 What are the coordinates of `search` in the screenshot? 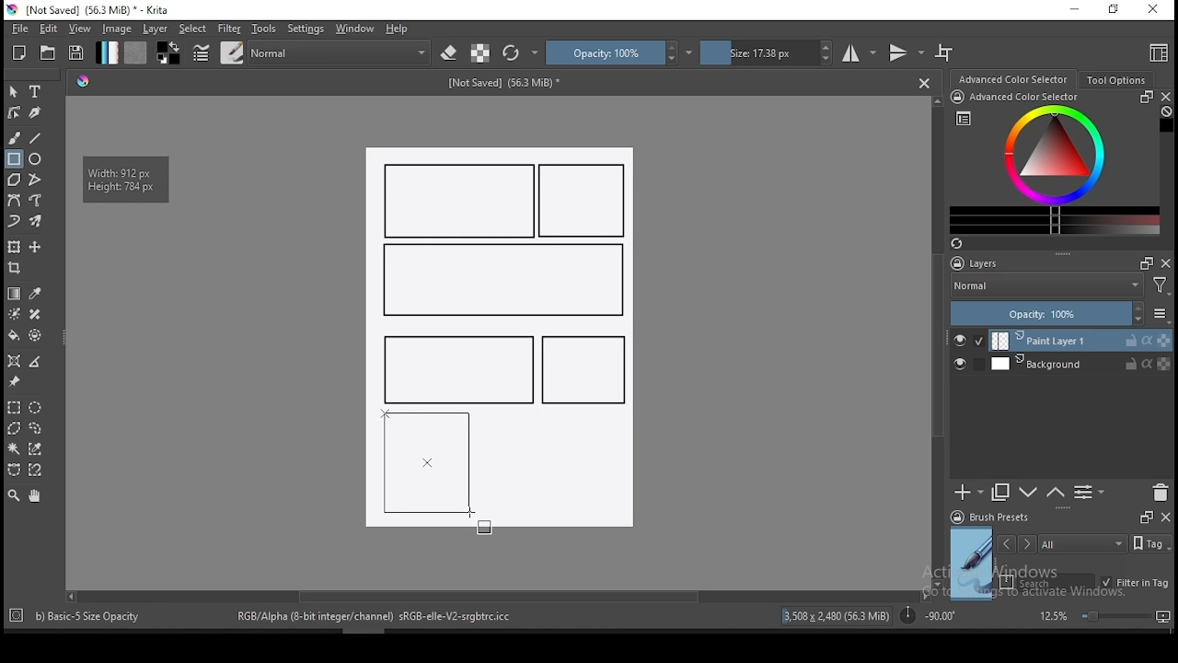 It's located at (1047, 582).